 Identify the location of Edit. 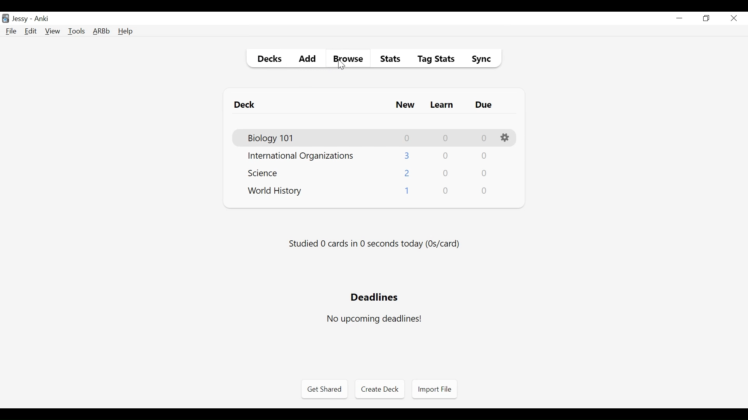
(30, 32).